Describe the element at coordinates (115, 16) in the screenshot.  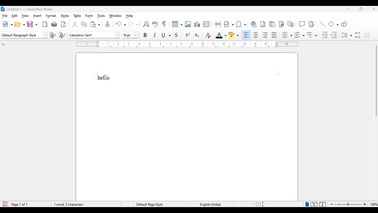
I see `window` at that location.